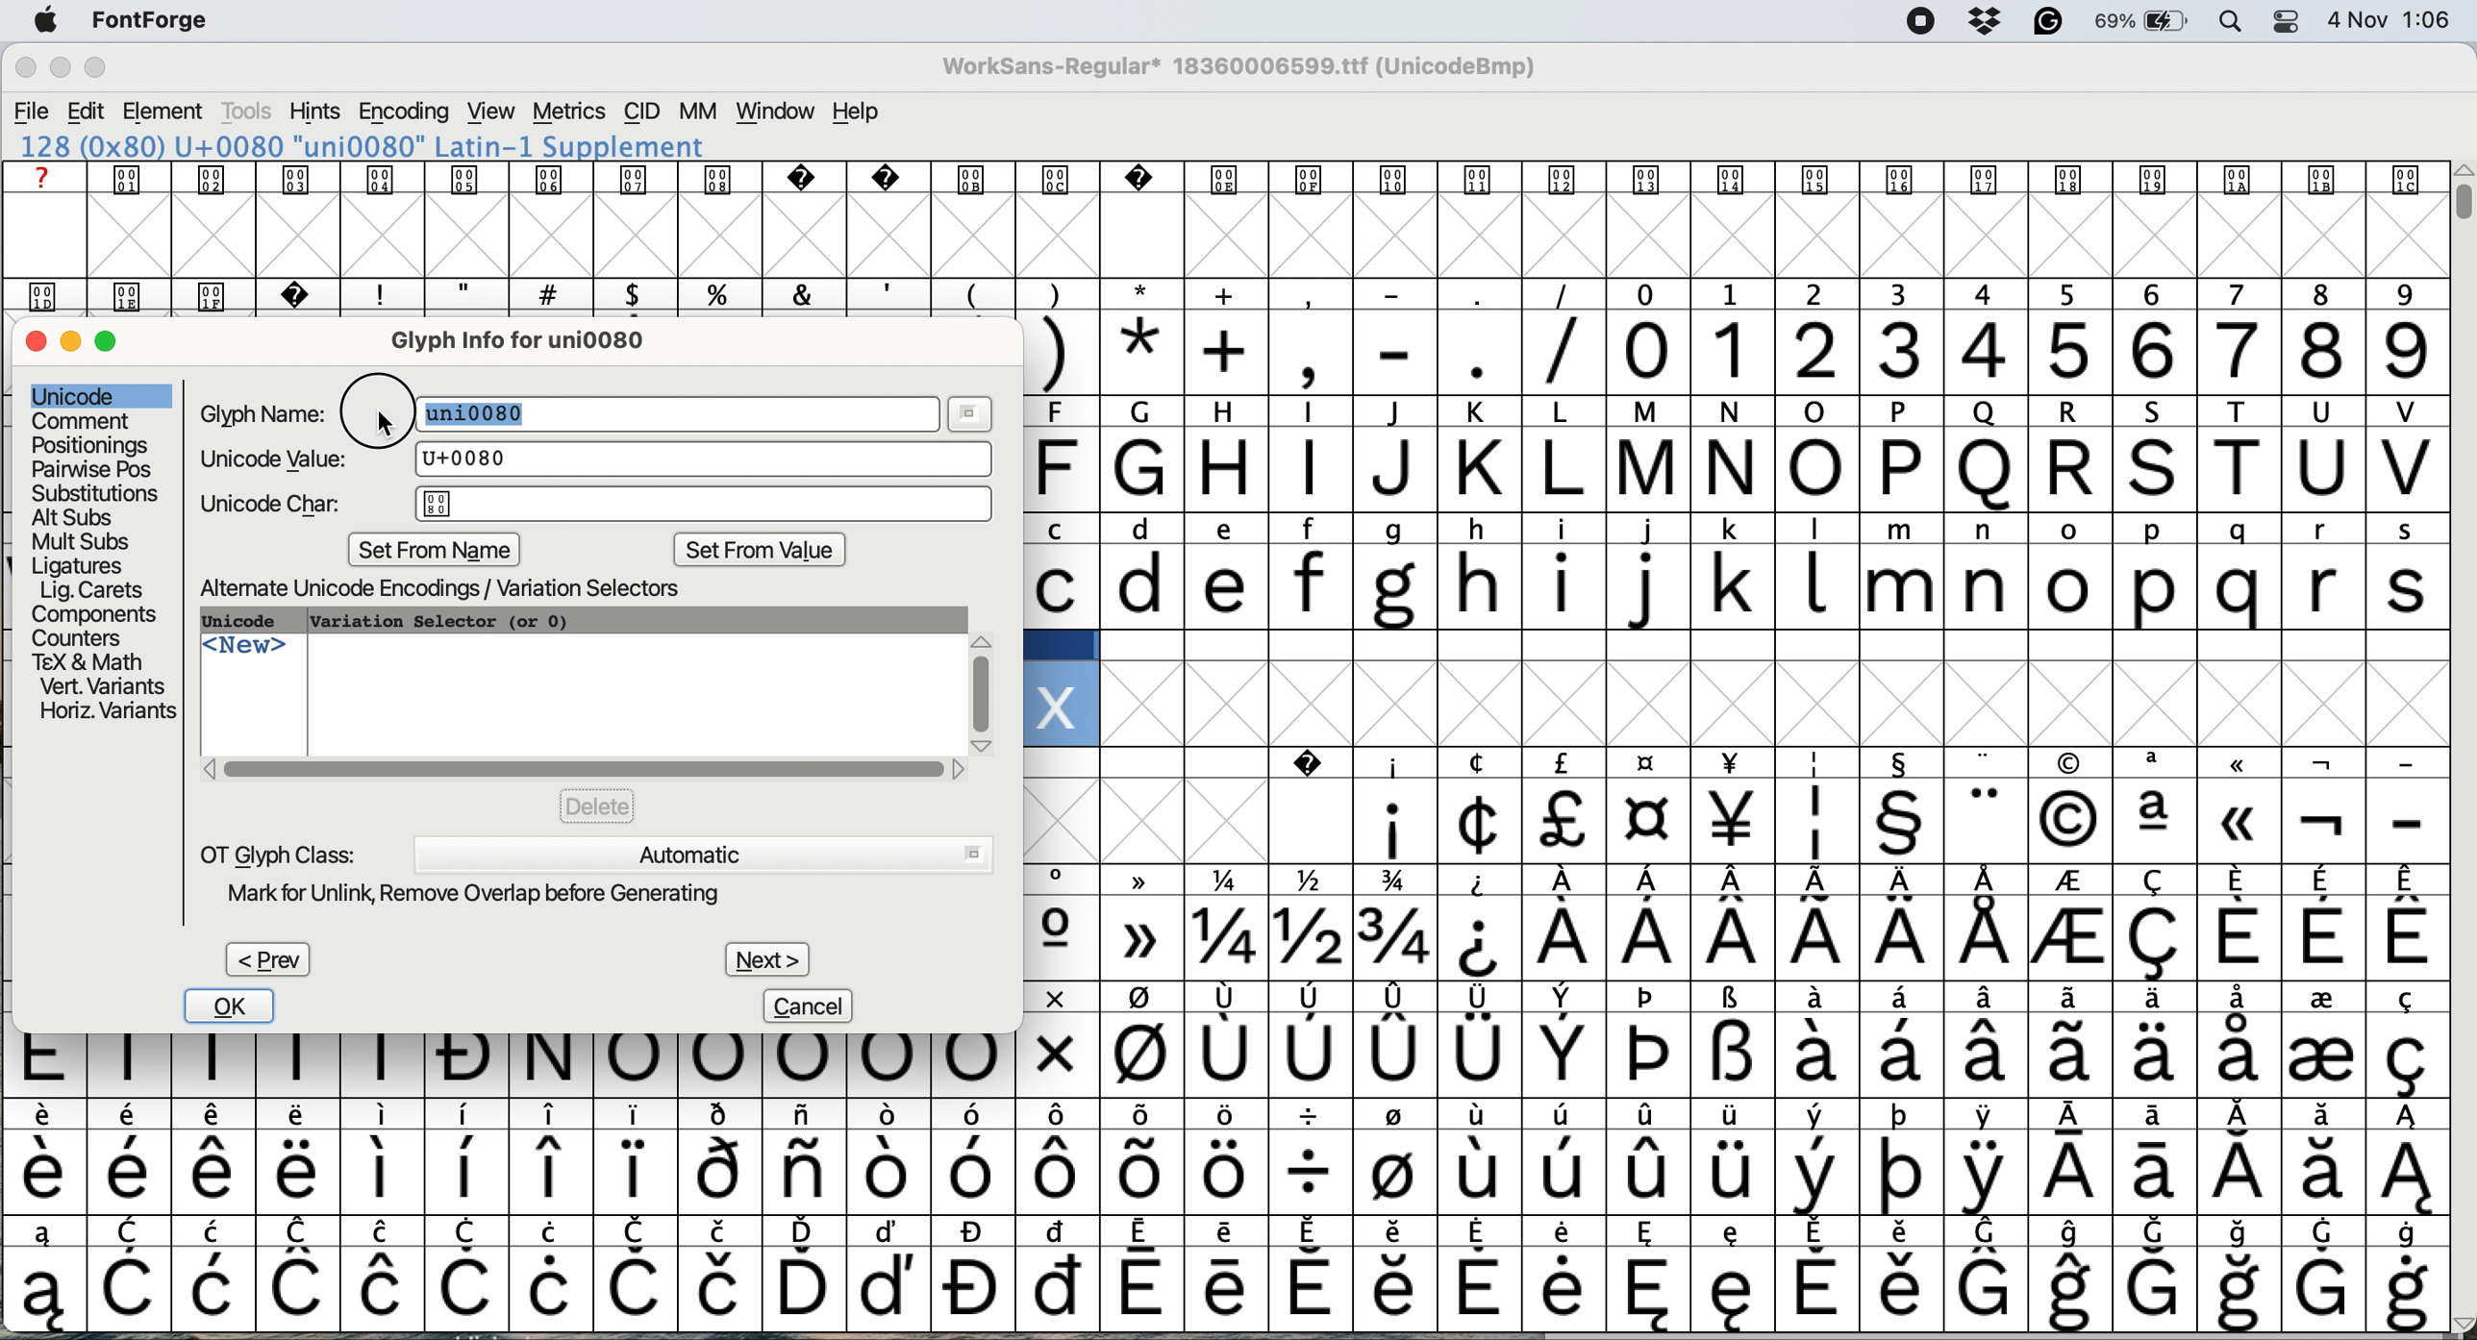  What do you see at coordinates (76, 515) in the screenshot?
I see `alt subs` at bounding box center [76, 515].